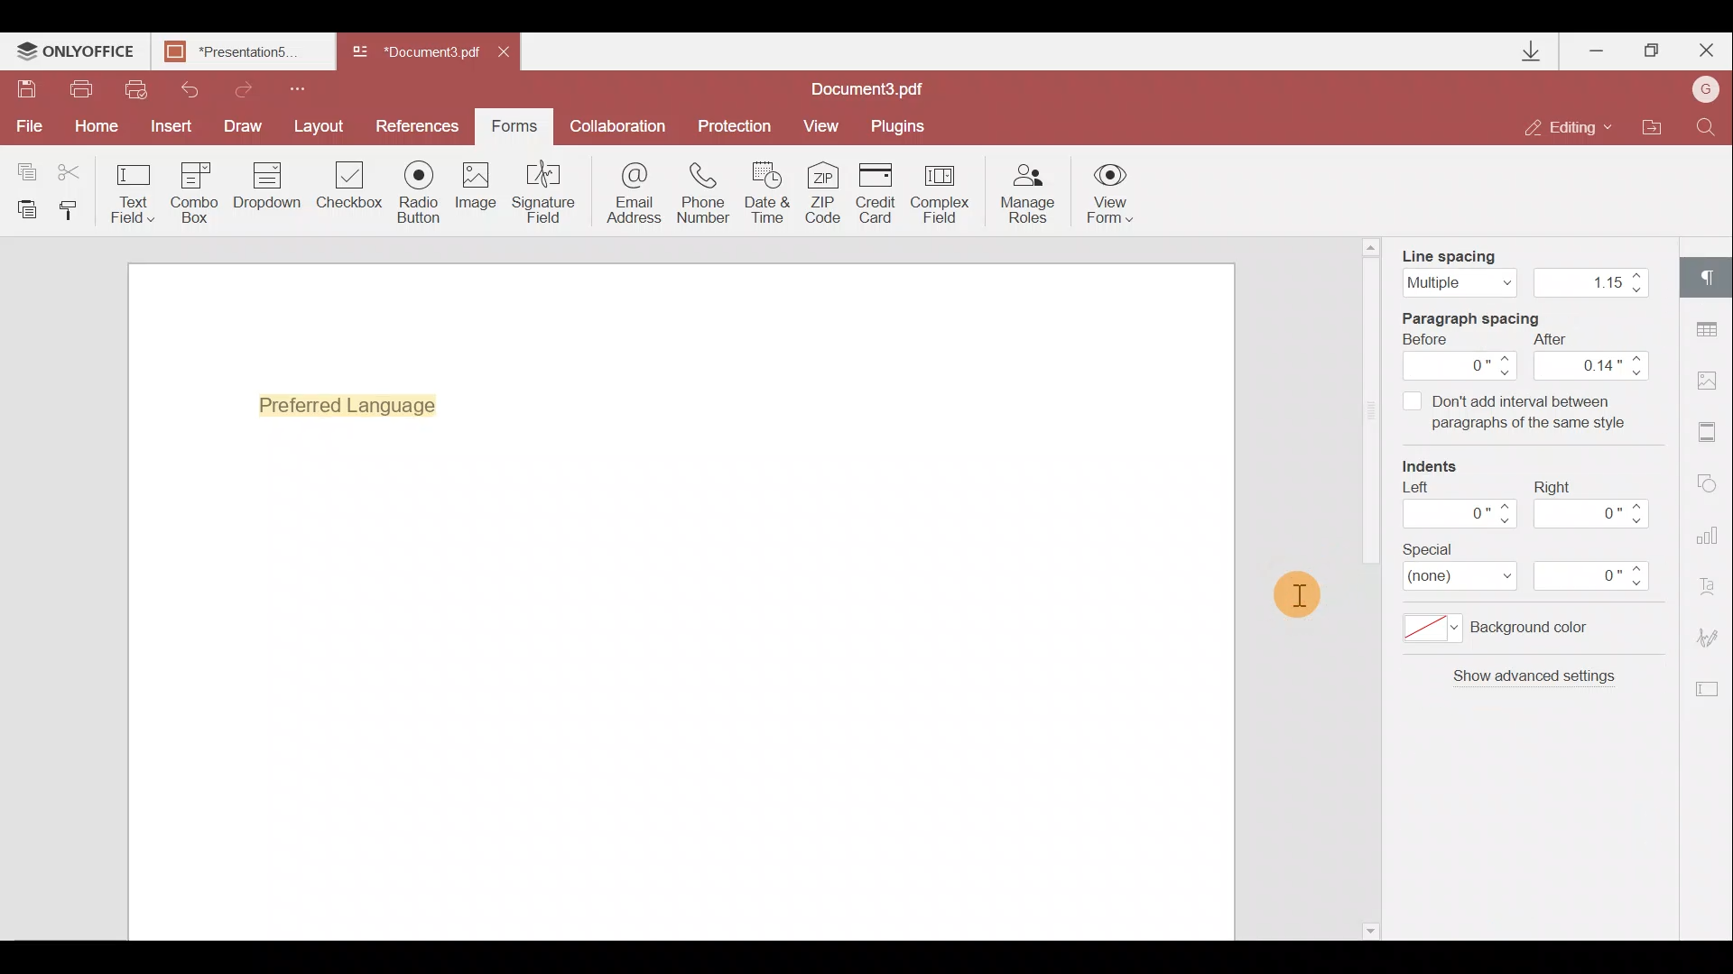  What do you see at coordinates (27, 208) in the screenshot?
I see `Paste` at bounding box center [27, 208].